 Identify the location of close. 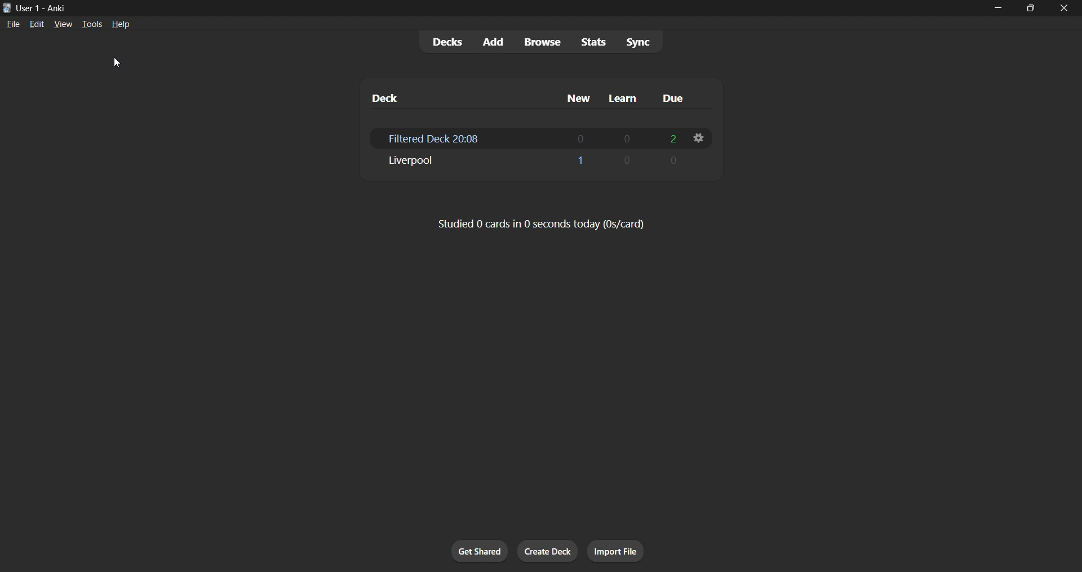
(1064, 8).